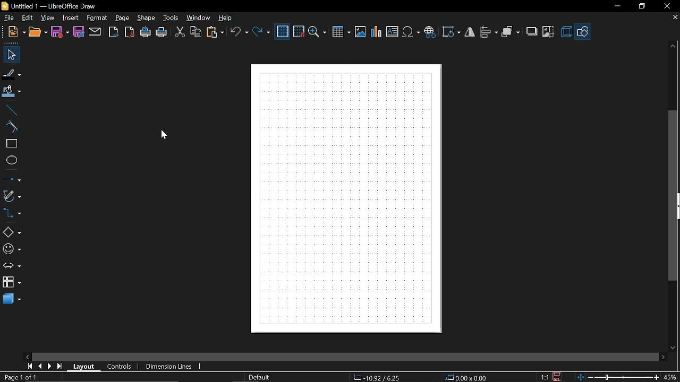 This screenshot has width=680, height=382. Describe the element at coordinates (377, 32) in the screenshot. I see `insert chart` at that location.